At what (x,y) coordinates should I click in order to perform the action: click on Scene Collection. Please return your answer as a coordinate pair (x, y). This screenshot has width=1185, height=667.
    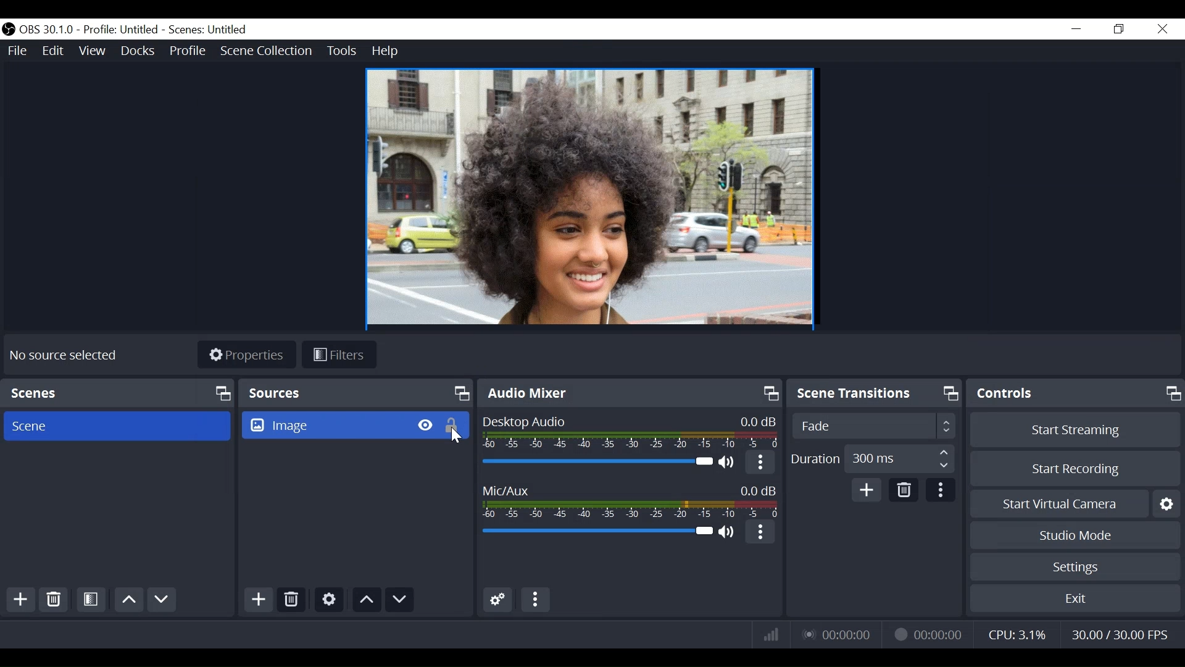
    Looking at the image, I should click on (267, 50).